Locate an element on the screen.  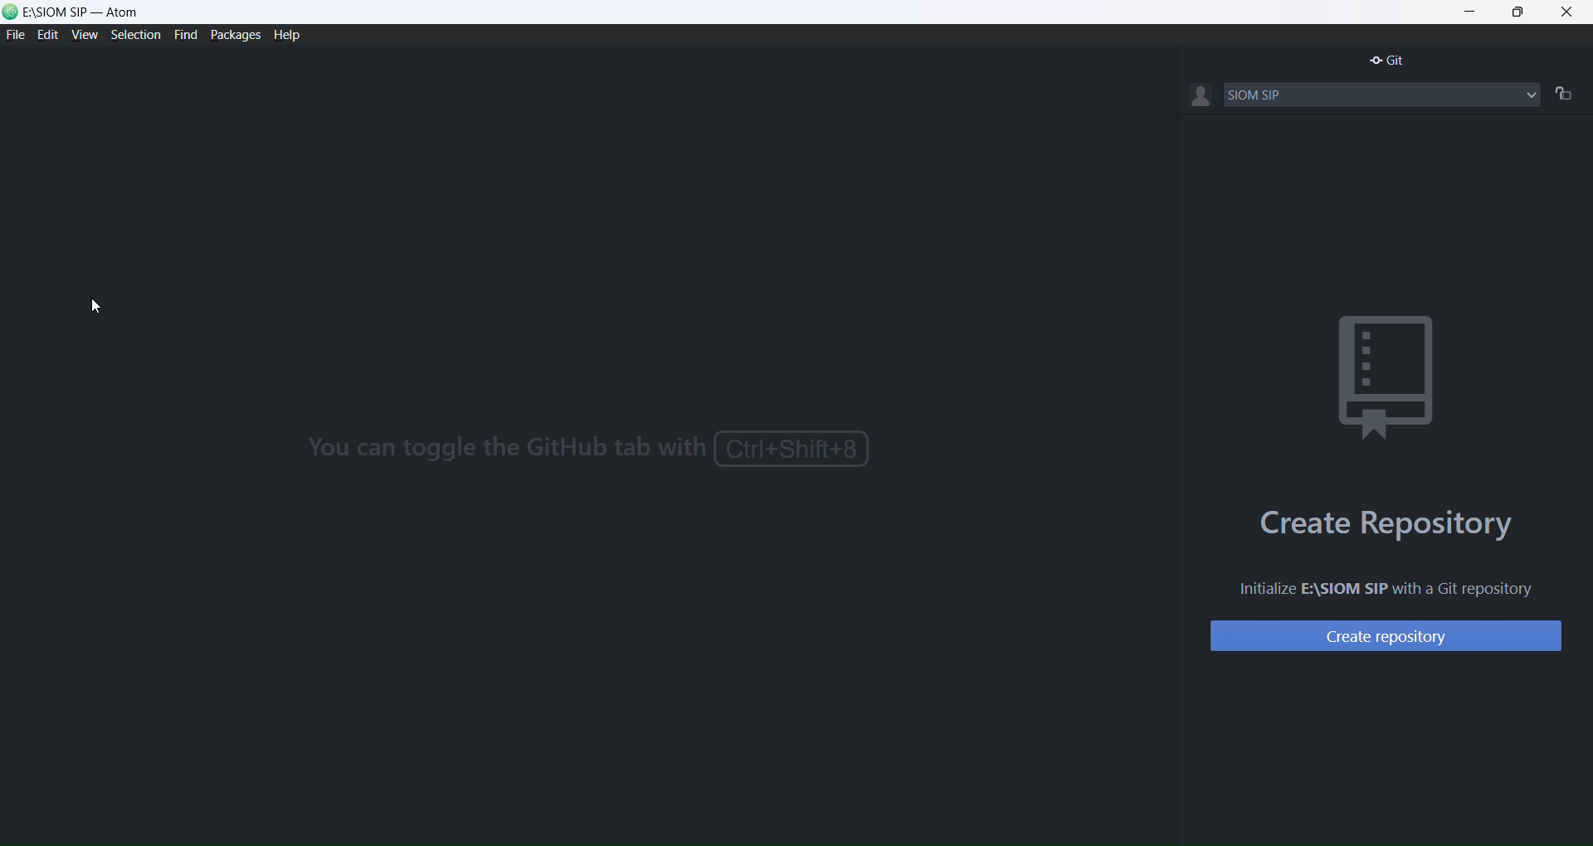
edit is located at coordinates (48, 36).